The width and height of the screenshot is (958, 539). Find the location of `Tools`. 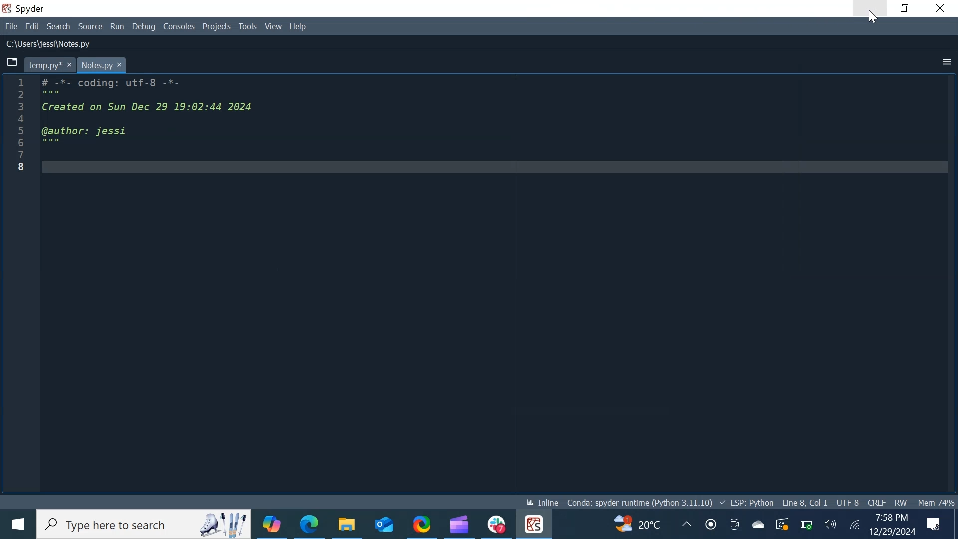

Tools is located at coordinates (249, 27).